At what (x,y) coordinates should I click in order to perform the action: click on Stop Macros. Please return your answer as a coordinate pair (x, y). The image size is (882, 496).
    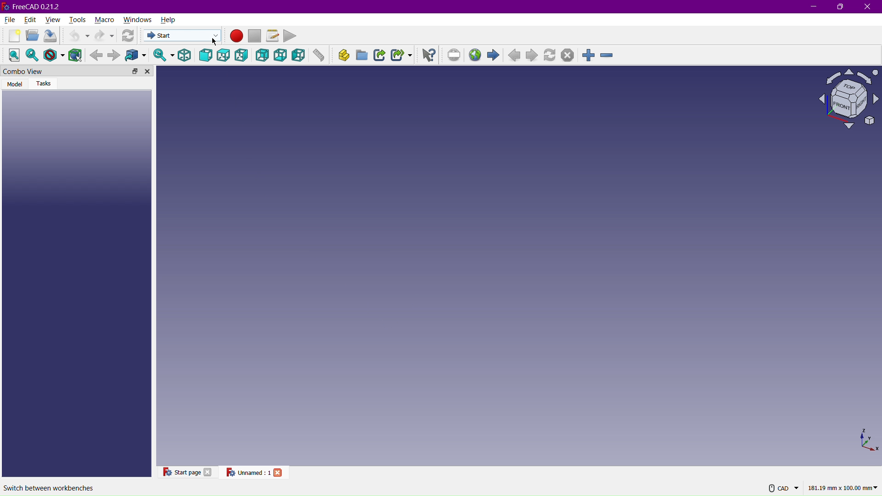
    Looking at the image, I should click on (254, 36).